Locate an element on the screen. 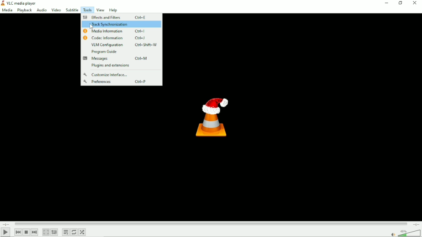 Image resolution: width=422 pixels, height=237 pixels. Restore down is located at coordinates (400, 3).